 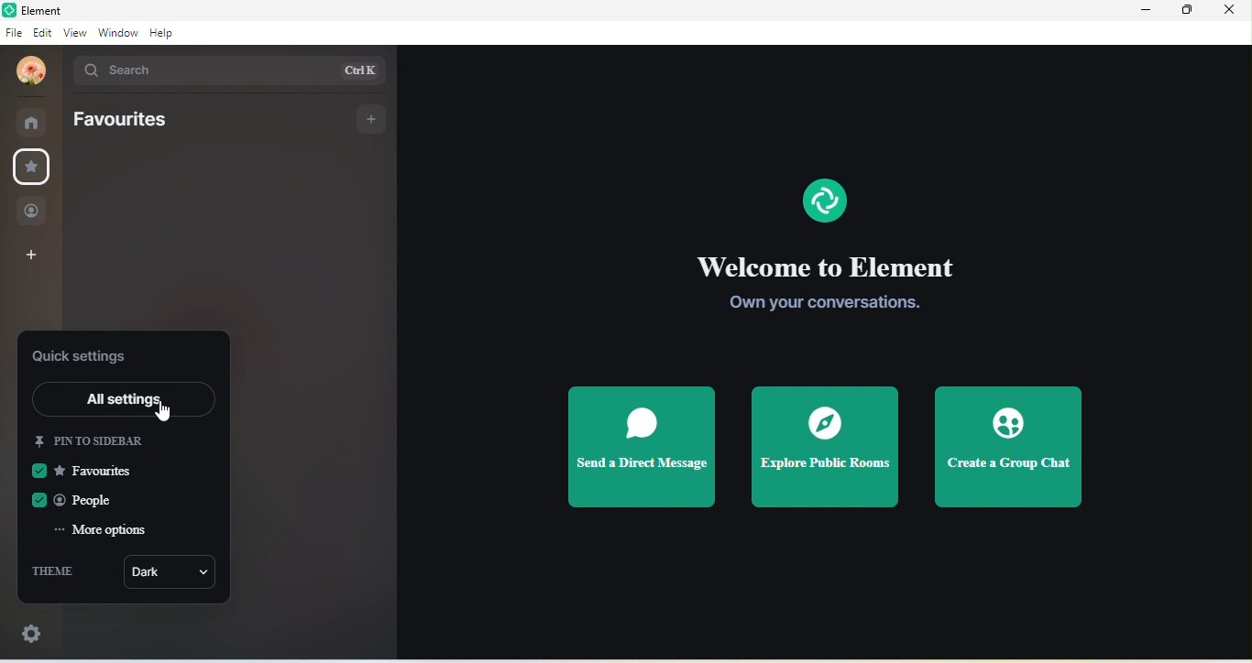 I want to click on edit, so click(x=43, y=36).